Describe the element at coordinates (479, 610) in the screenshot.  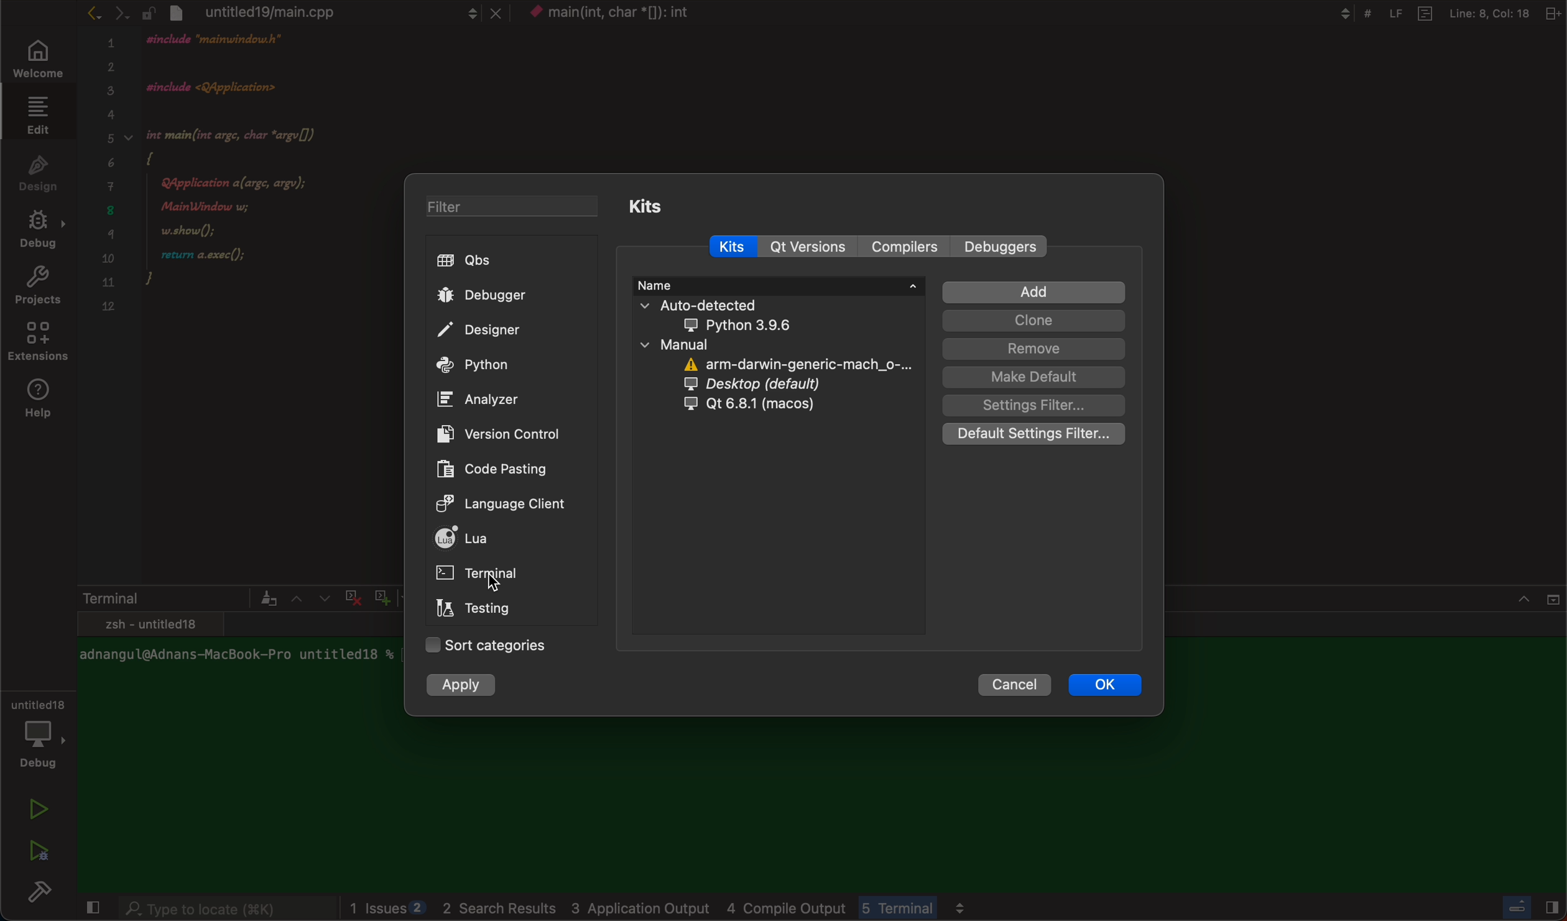
I see `testing` at that location.